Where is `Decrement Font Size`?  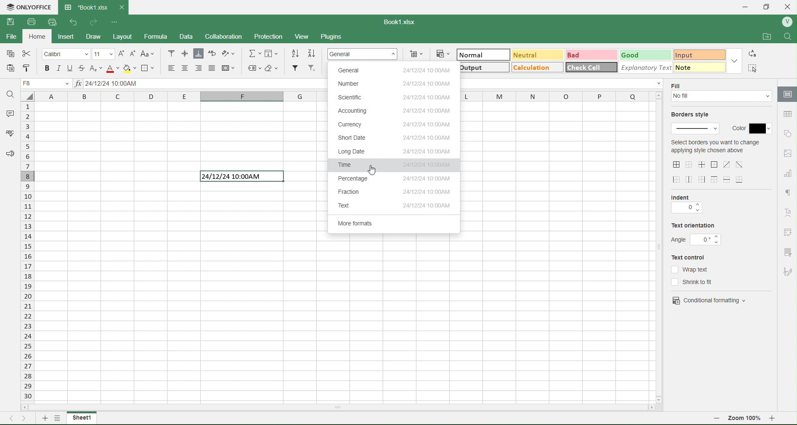 Decrement Font Size is located at coordinates (133, 53).